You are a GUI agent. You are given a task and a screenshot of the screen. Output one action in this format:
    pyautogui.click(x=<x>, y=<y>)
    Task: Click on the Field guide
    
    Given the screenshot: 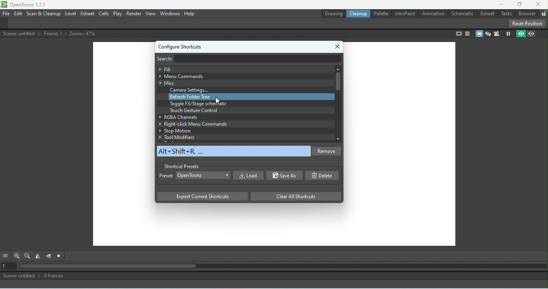 What is the action you would take?
    pyautogui.click(x=468, y=33)
    